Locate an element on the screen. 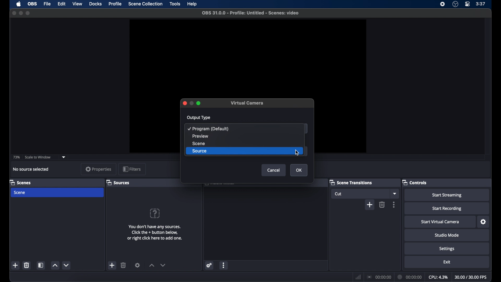 Image resolution: width=501 pixels, height=282 pixels. netwrok is located at coordinates (357, 277).